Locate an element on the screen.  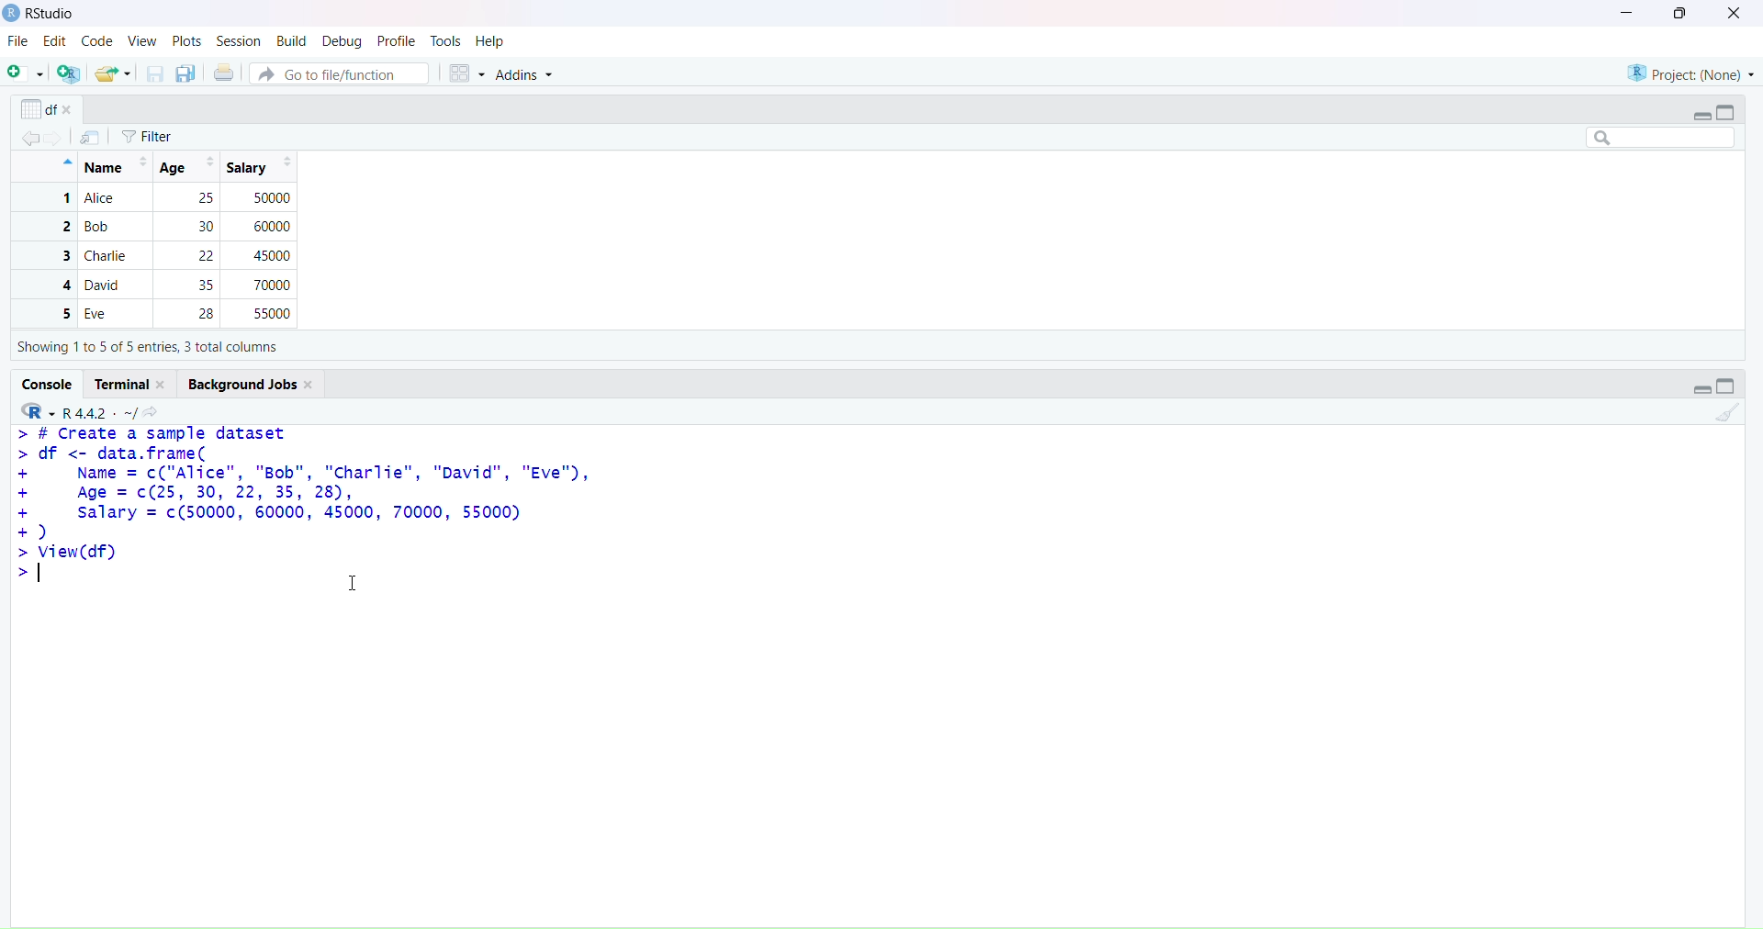
open an existing file is located at coordinates (115, 75).